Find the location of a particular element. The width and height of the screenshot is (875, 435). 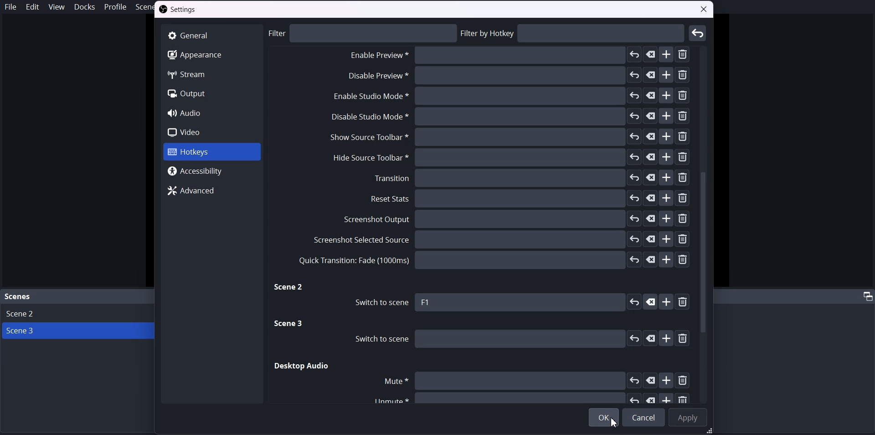

Screenshot output is located at coordinates (517, 219).